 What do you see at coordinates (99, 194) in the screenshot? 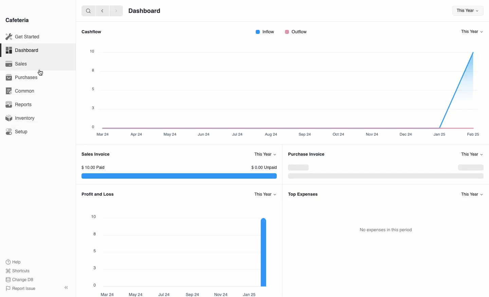
I see `Profit and Loss` at bounding box center [99, 194].